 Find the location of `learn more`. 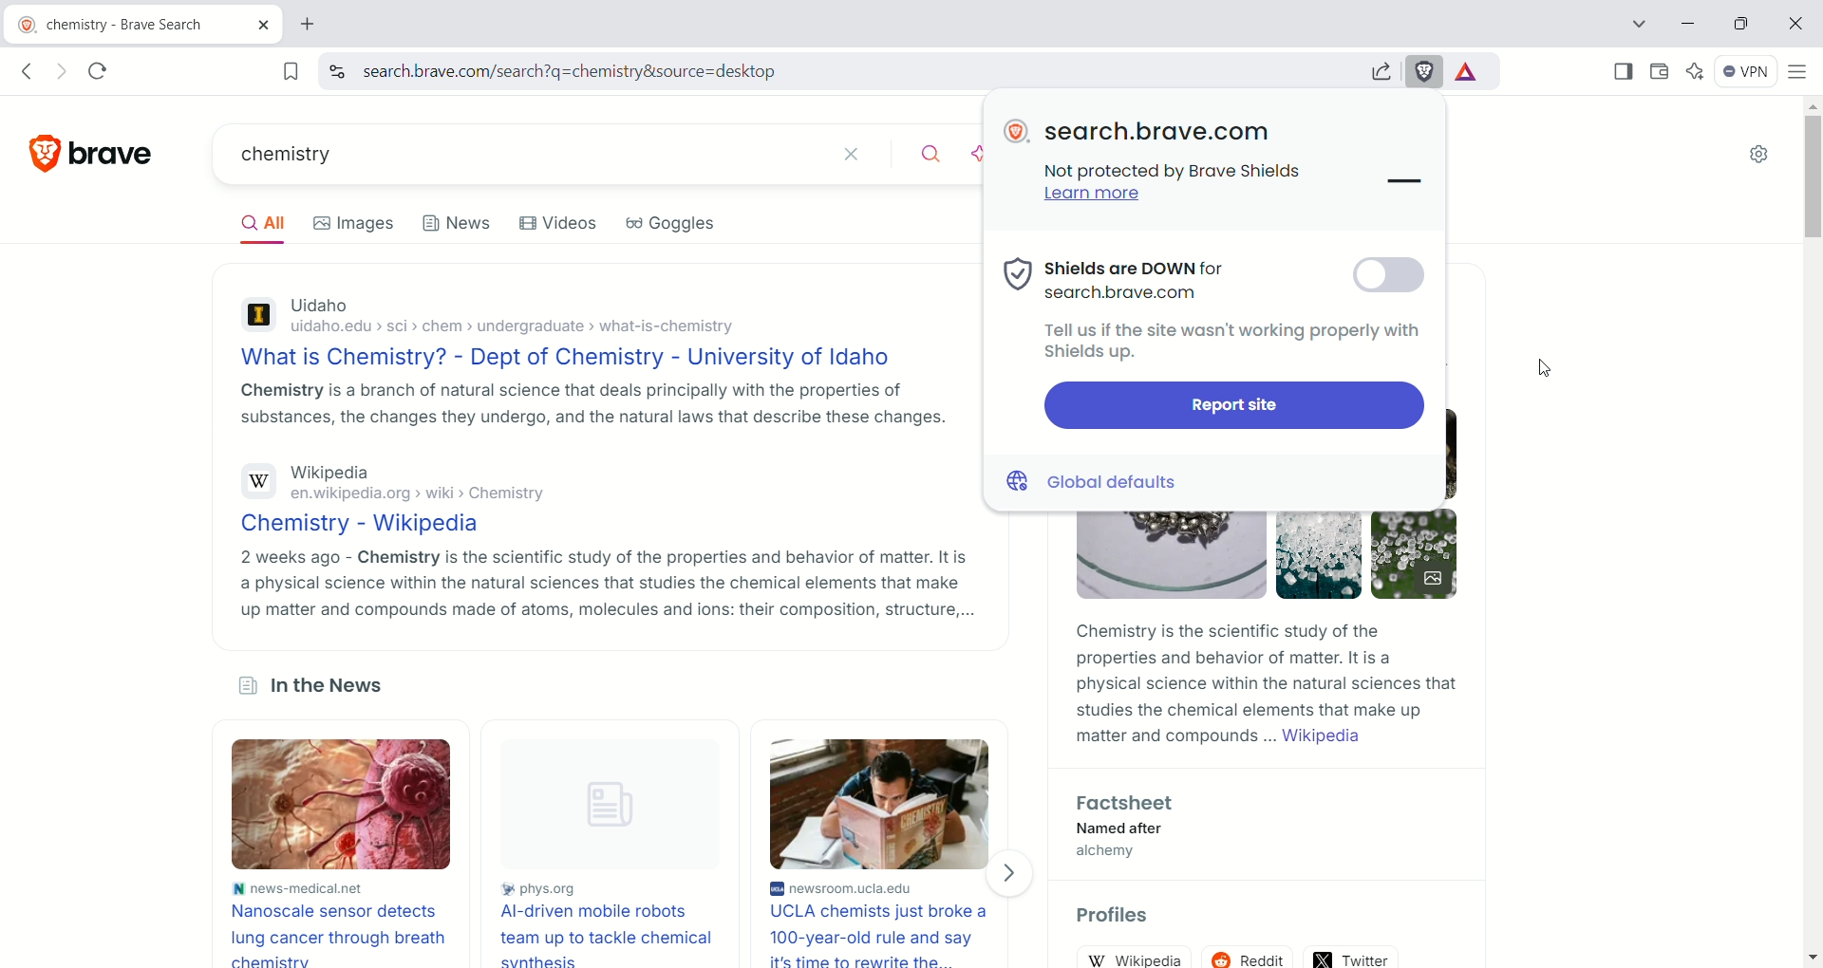

learn more is located at coordinates (1096, 199).